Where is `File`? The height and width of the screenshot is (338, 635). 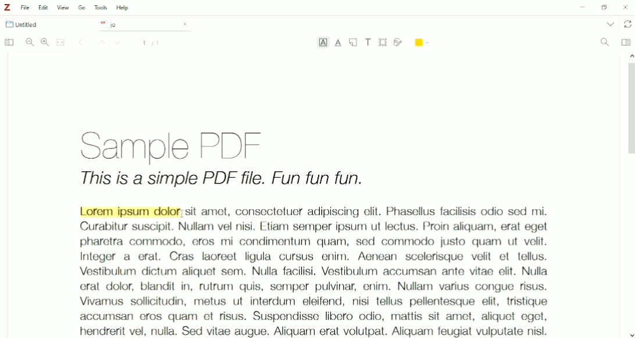
File is located at coordinates (26, 8).